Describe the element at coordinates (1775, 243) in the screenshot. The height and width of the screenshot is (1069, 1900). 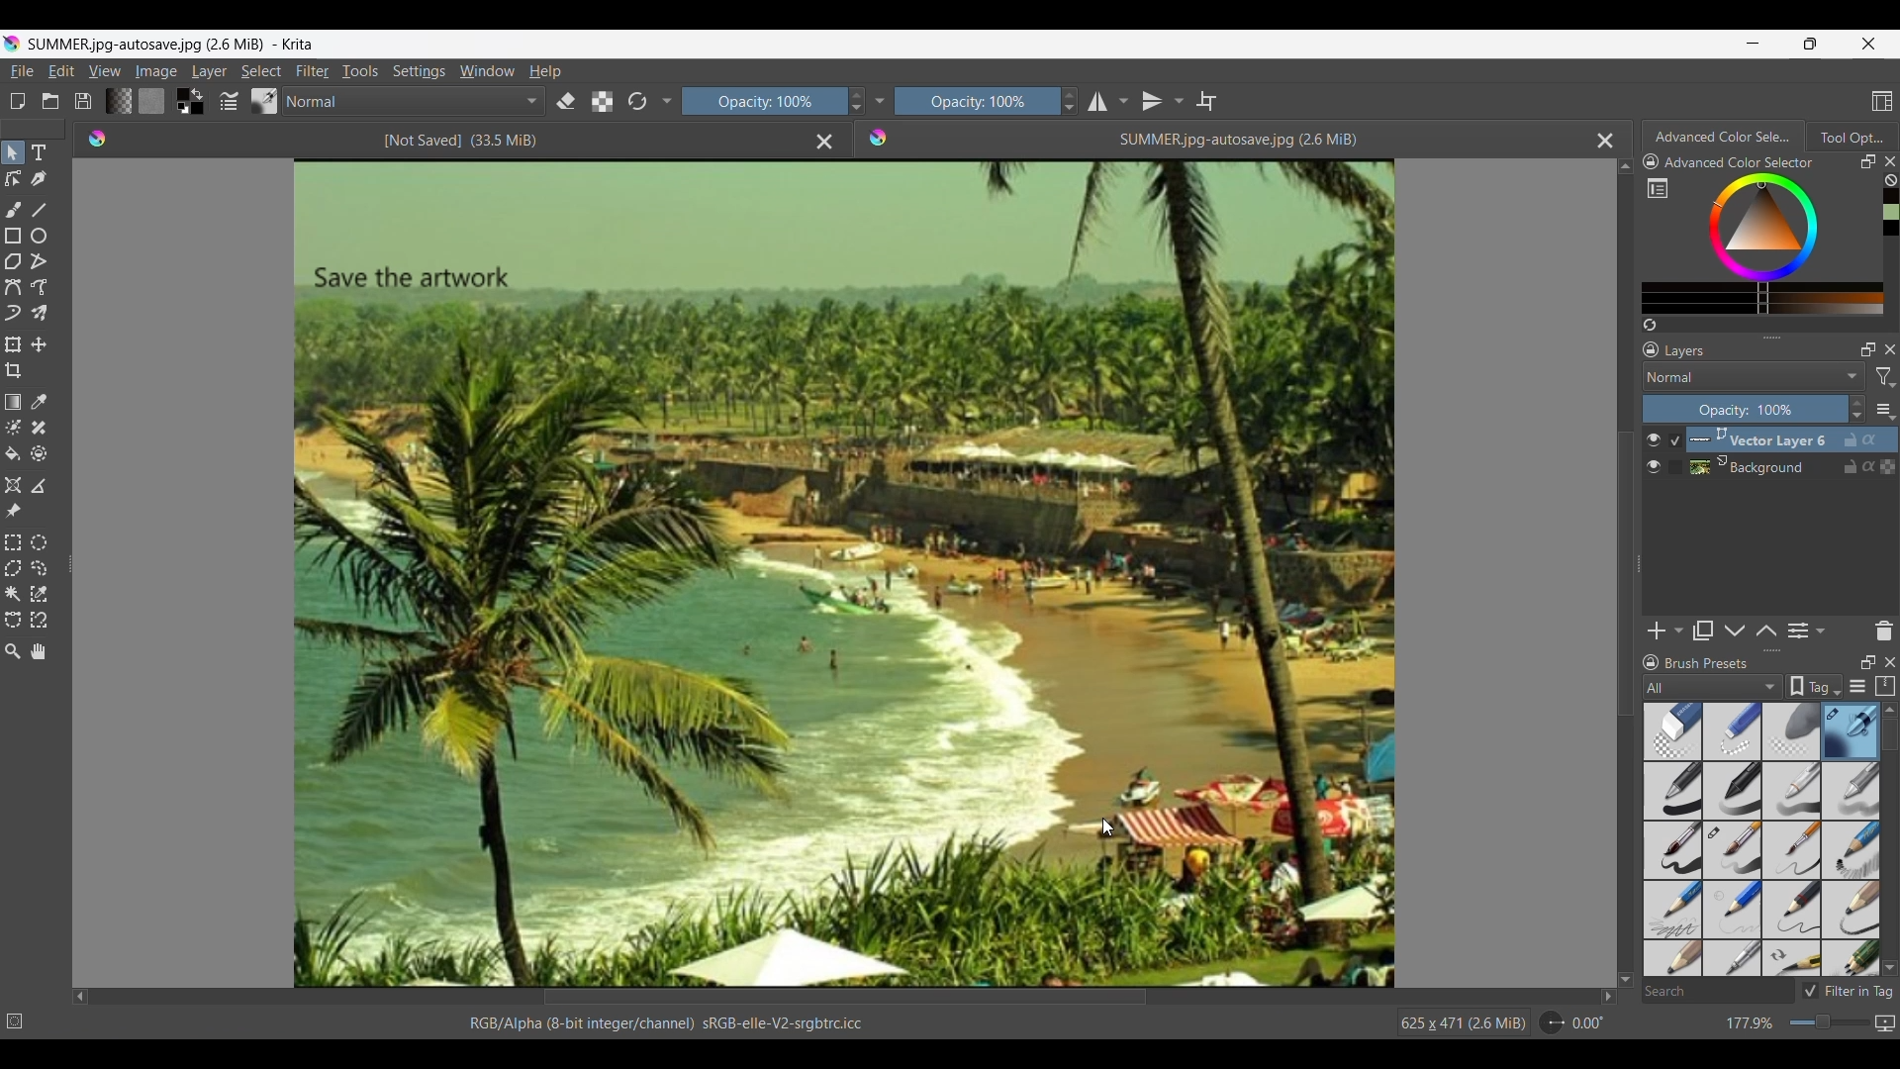
I see `Color range for selection` at that location.